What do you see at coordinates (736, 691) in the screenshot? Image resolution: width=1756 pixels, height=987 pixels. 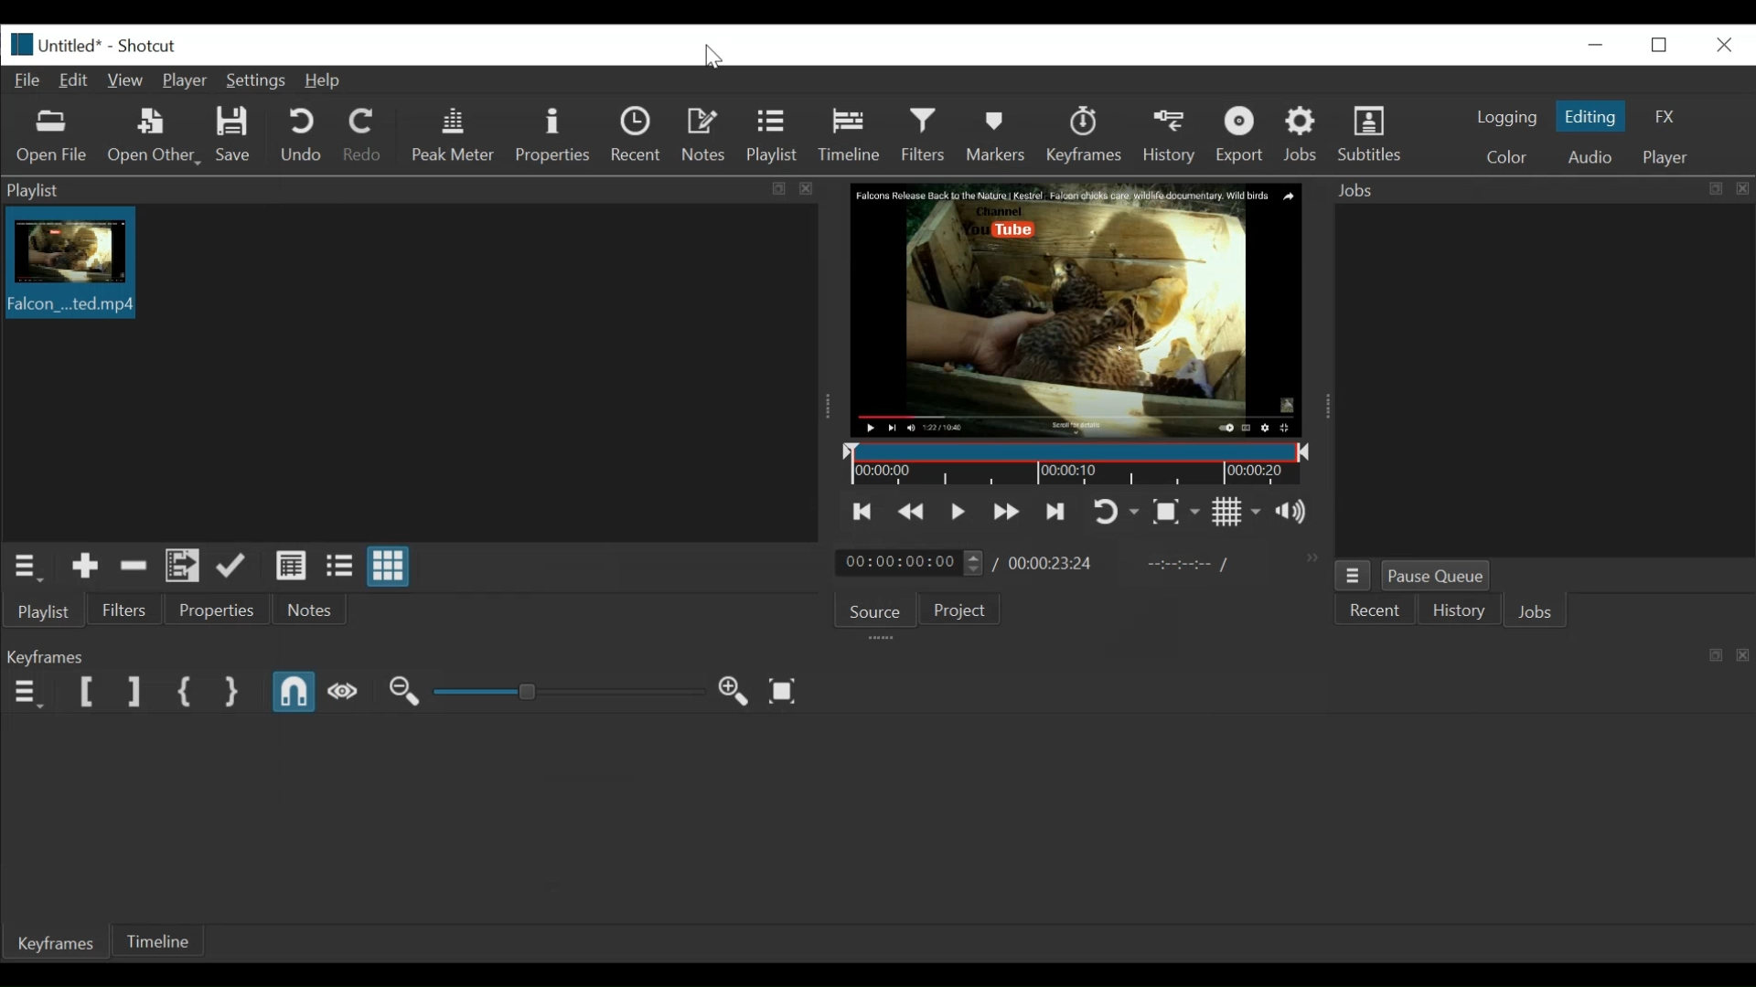 I see `Zoom Keyframe in` at bounding box center [736, 691].